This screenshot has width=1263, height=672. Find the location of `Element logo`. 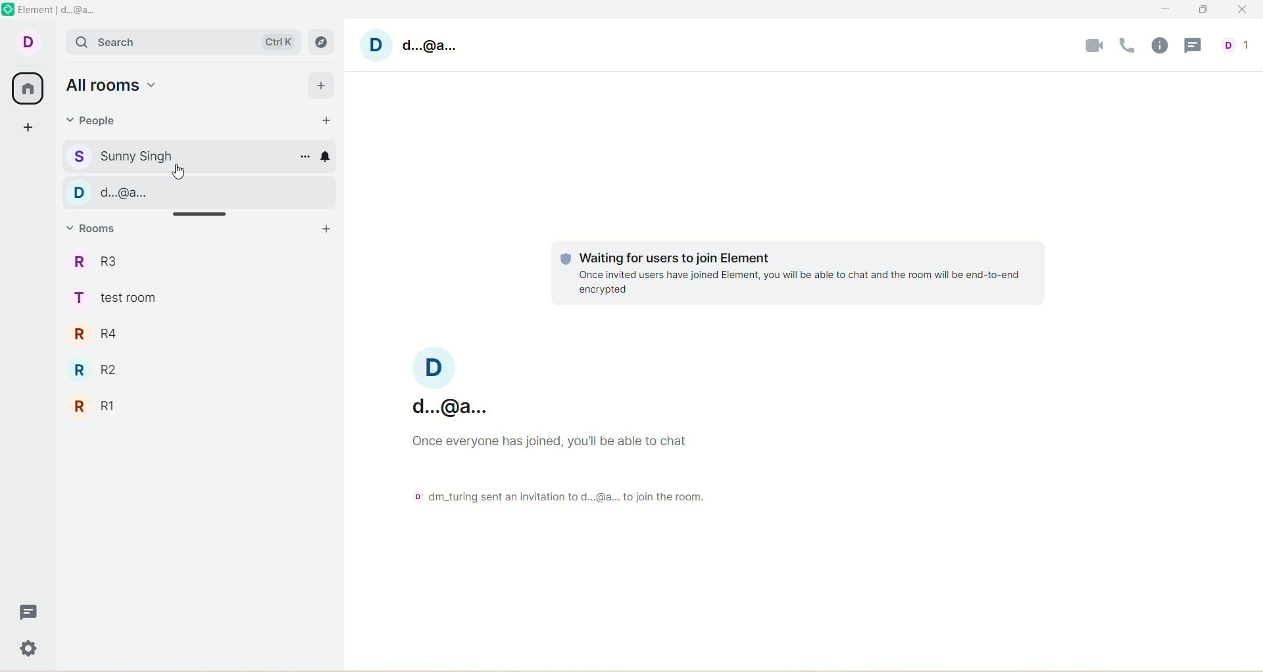

Element logo is located at coordinates (9, 9).